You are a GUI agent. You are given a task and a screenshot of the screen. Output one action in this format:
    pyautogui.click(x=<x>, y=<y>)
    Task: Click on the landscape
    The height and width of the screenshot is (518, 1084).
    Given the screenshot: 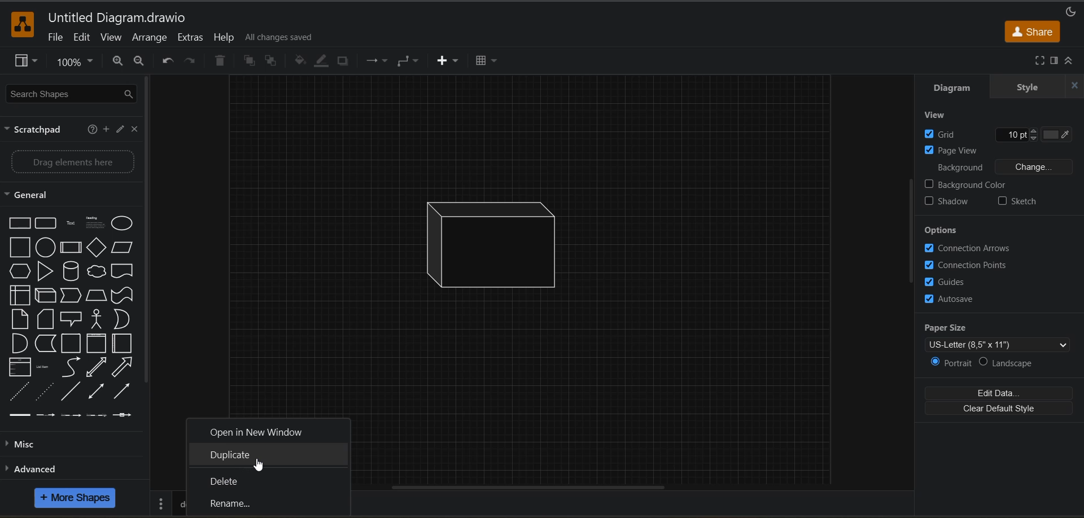 What is the action you would take?
    pyautogui.click(x=1015, y=364)
    